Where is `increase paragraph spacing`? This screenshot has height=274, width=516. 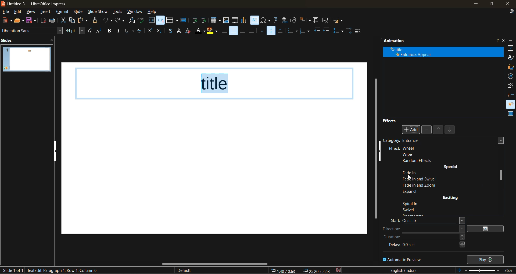
increase paragraph spacing is located at coordinates (349, 31).